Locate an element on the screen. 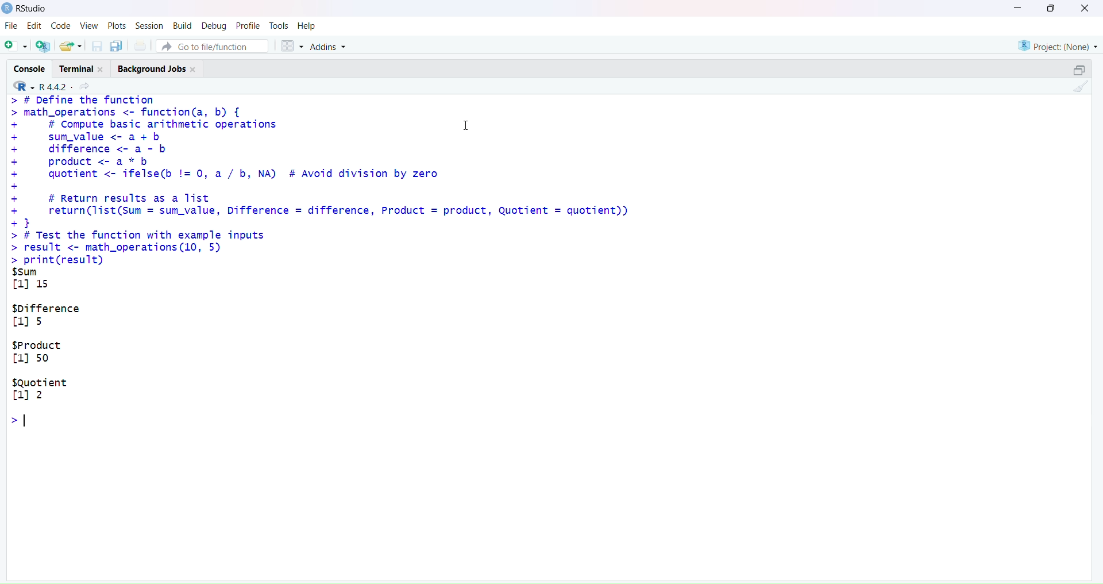 This screenshot has width=1103, height=584. Go to file/function is located at coordinates (213, 45).